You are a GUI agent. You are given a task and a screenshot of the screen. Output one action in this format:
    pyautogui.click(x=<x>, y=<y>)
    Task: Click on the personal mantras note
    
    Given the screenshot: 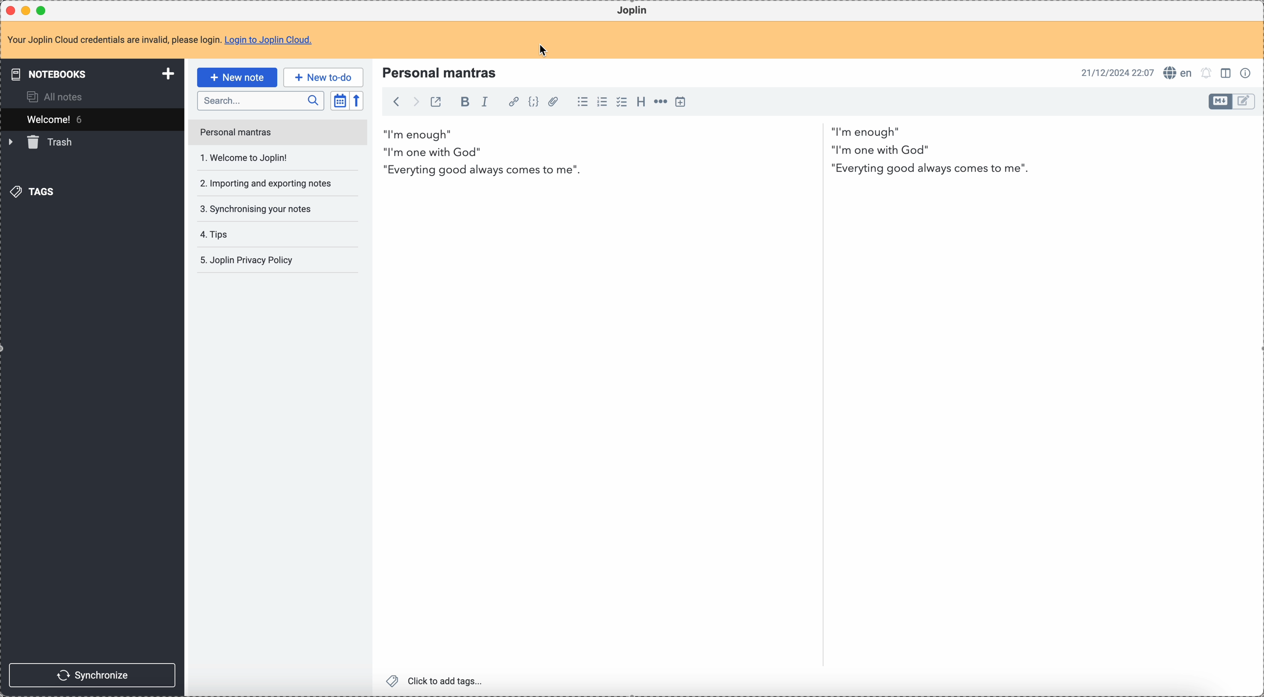 What is the action you would take?
    pyautogui.click(x=277, y=132)
    